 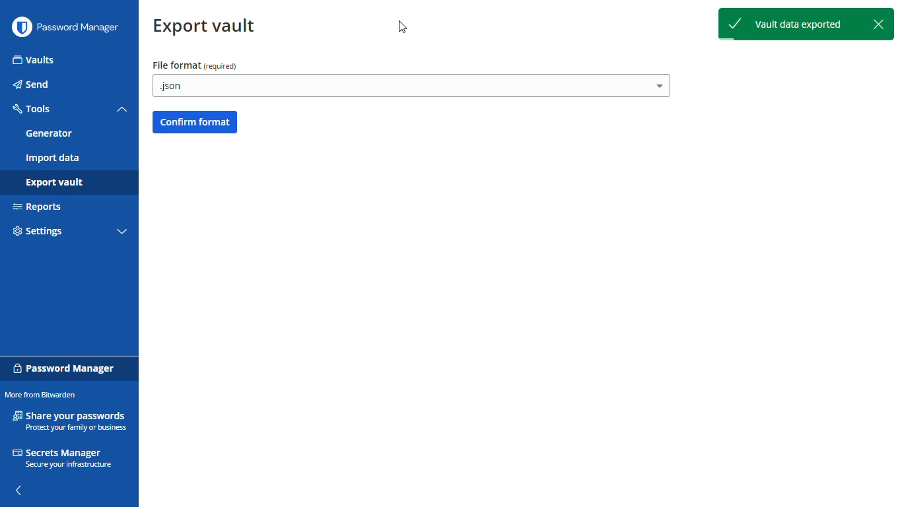 What do you see at coordinates (65, 366) in the screenshot?
I see `password manager` at bounding box center [65, 366].